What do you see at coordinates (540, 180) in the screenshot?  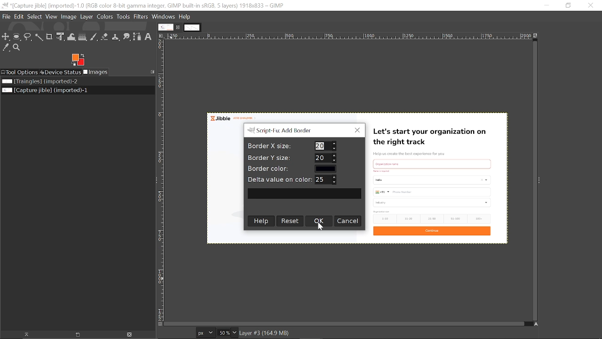 I see `Sidebar menu` at bounding box center [540, 180].